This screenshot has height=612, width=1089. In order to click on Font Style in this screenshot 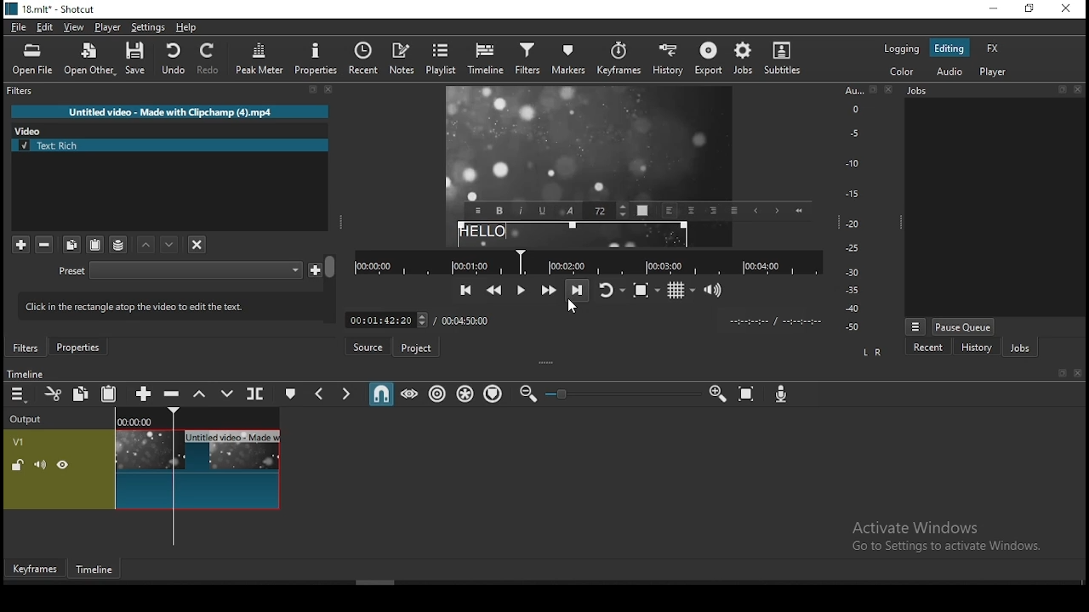, I will do `click(570, 211)`.